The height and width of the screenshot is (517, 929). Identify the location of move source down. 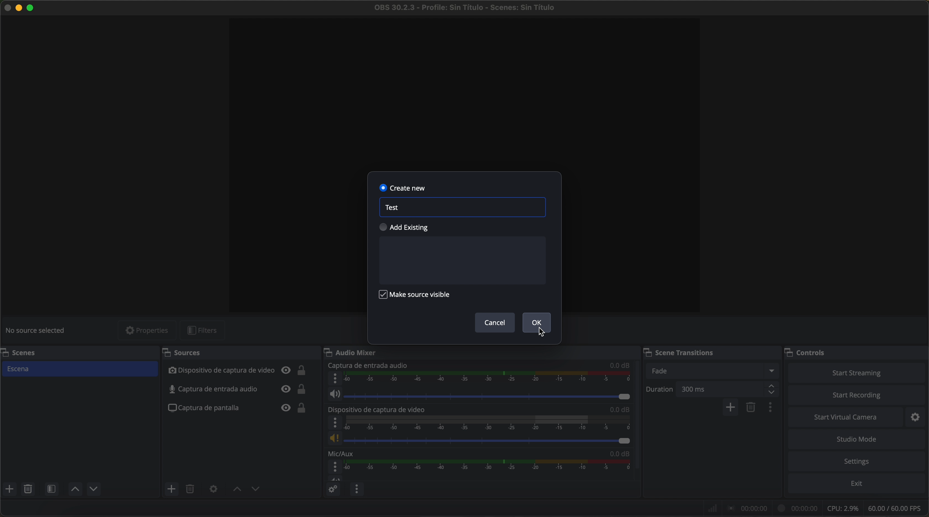
(254, 490).